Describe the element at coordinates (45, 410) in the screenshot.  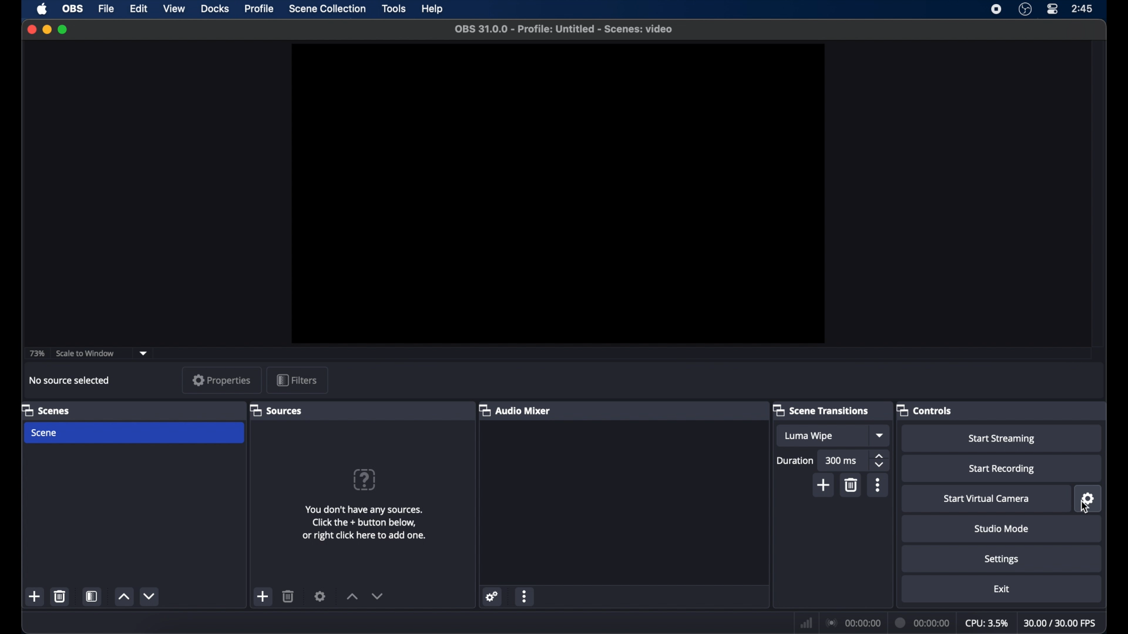
I see `scenes` at that location.